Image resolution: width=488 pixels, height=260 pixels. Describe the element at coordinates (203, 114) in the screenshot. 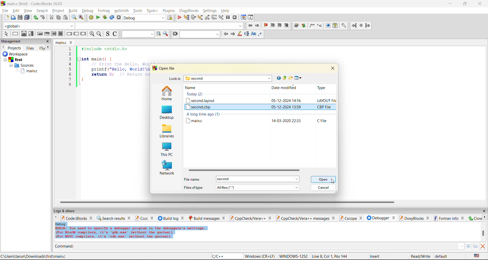

I see `A long time ago(1)` at that location.